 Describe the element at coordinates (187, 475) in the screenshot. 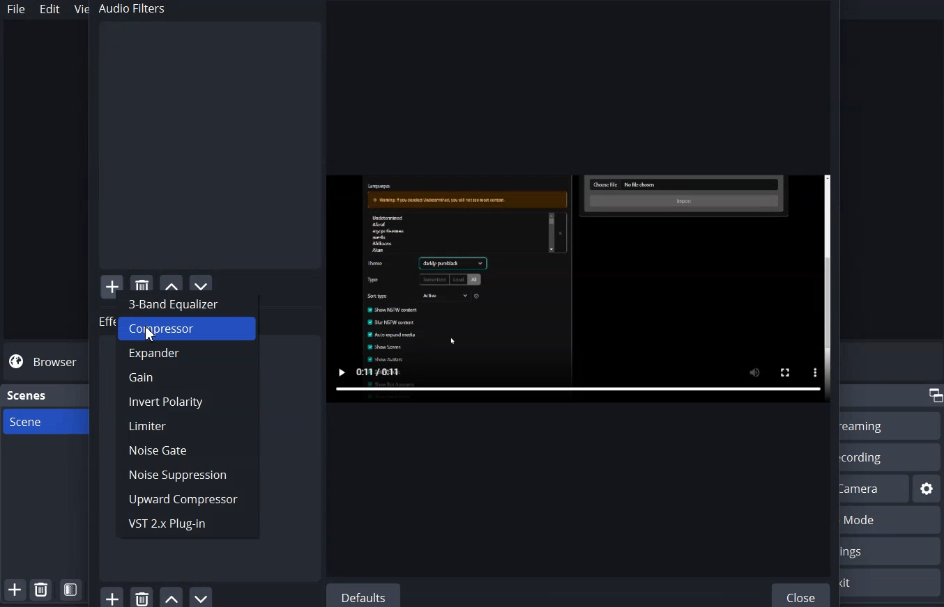

I see `Noise Suppression` at that location.